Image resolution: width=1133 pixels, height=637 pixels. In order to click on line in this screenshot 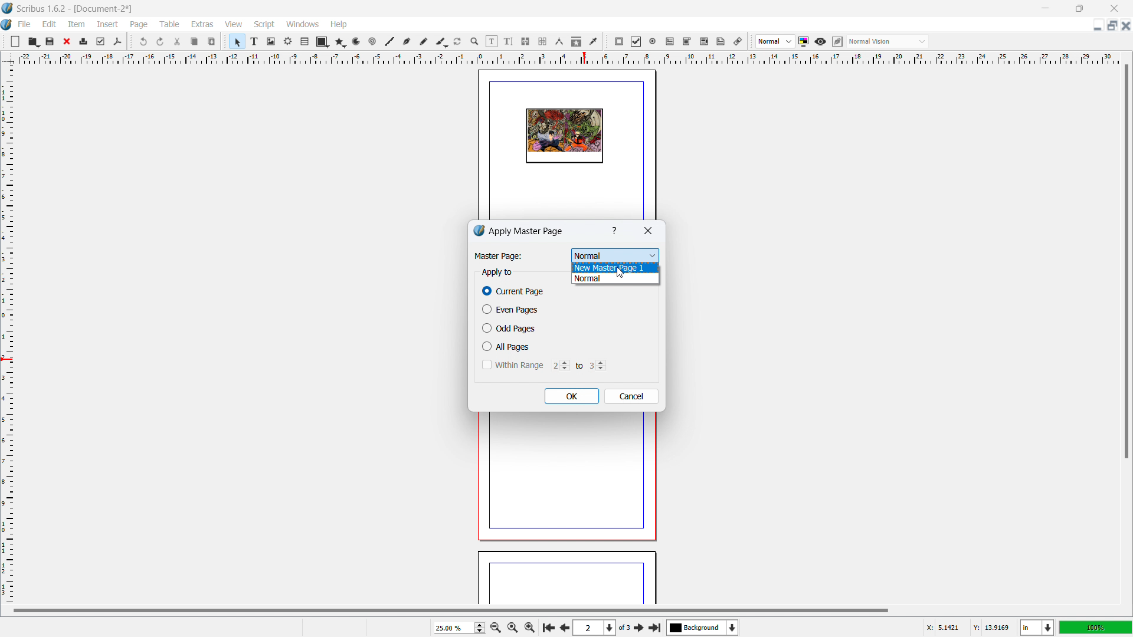, I will do `click(389, 42)`.